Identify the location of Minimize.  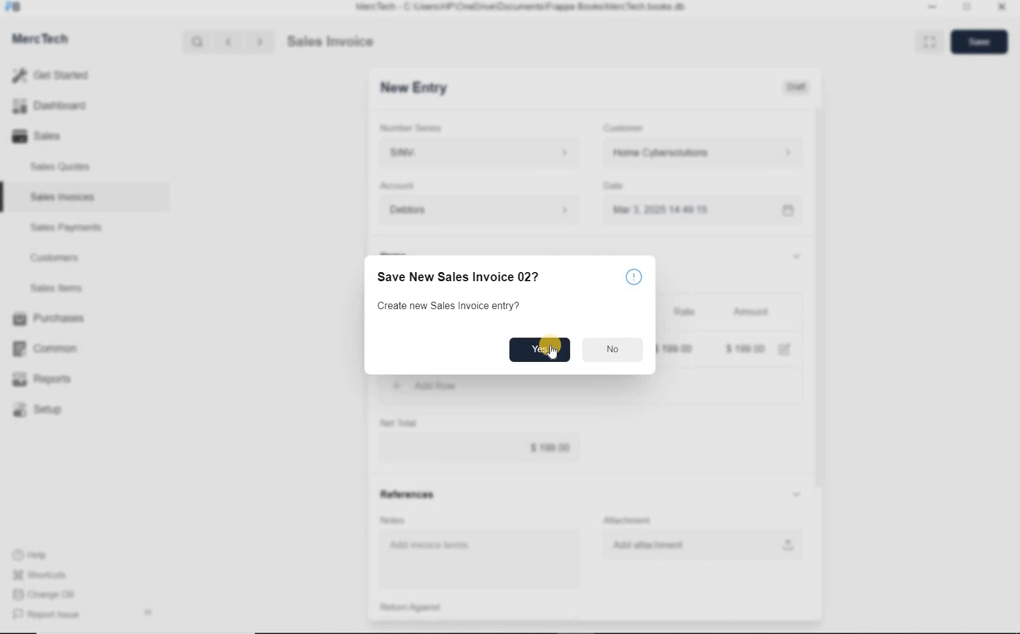
(932, 9).